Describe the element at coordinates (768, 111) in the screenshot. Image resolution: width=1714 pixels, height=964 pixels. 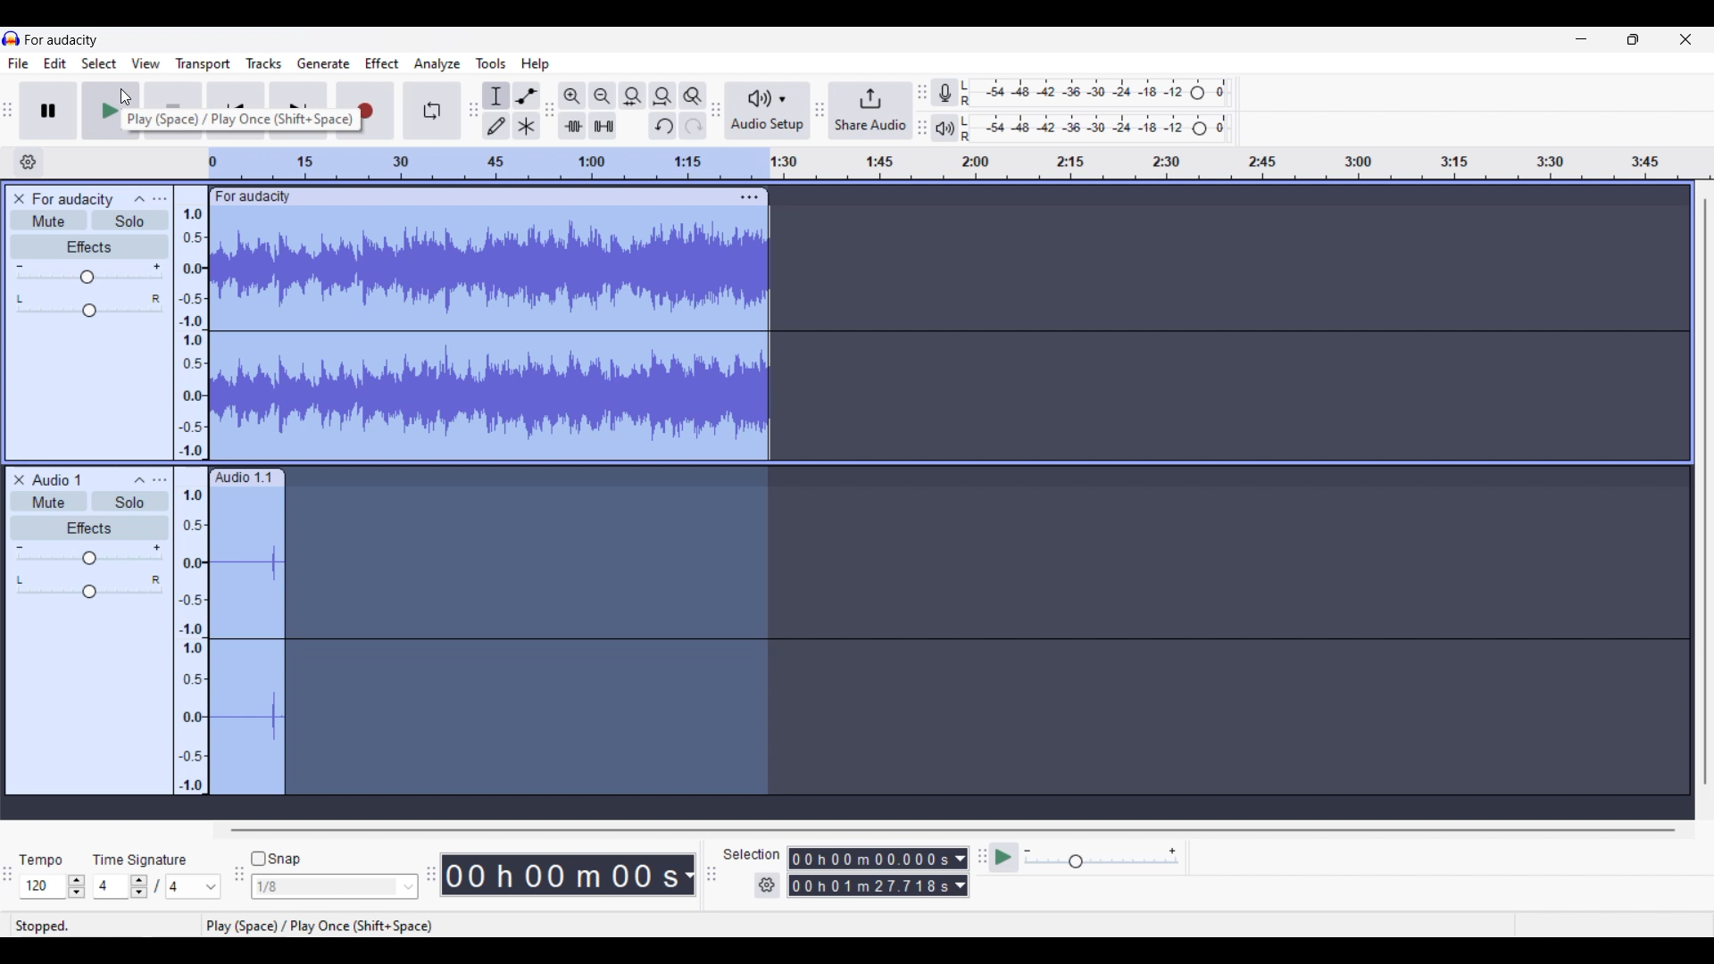
I see `Audio setup` at that location.